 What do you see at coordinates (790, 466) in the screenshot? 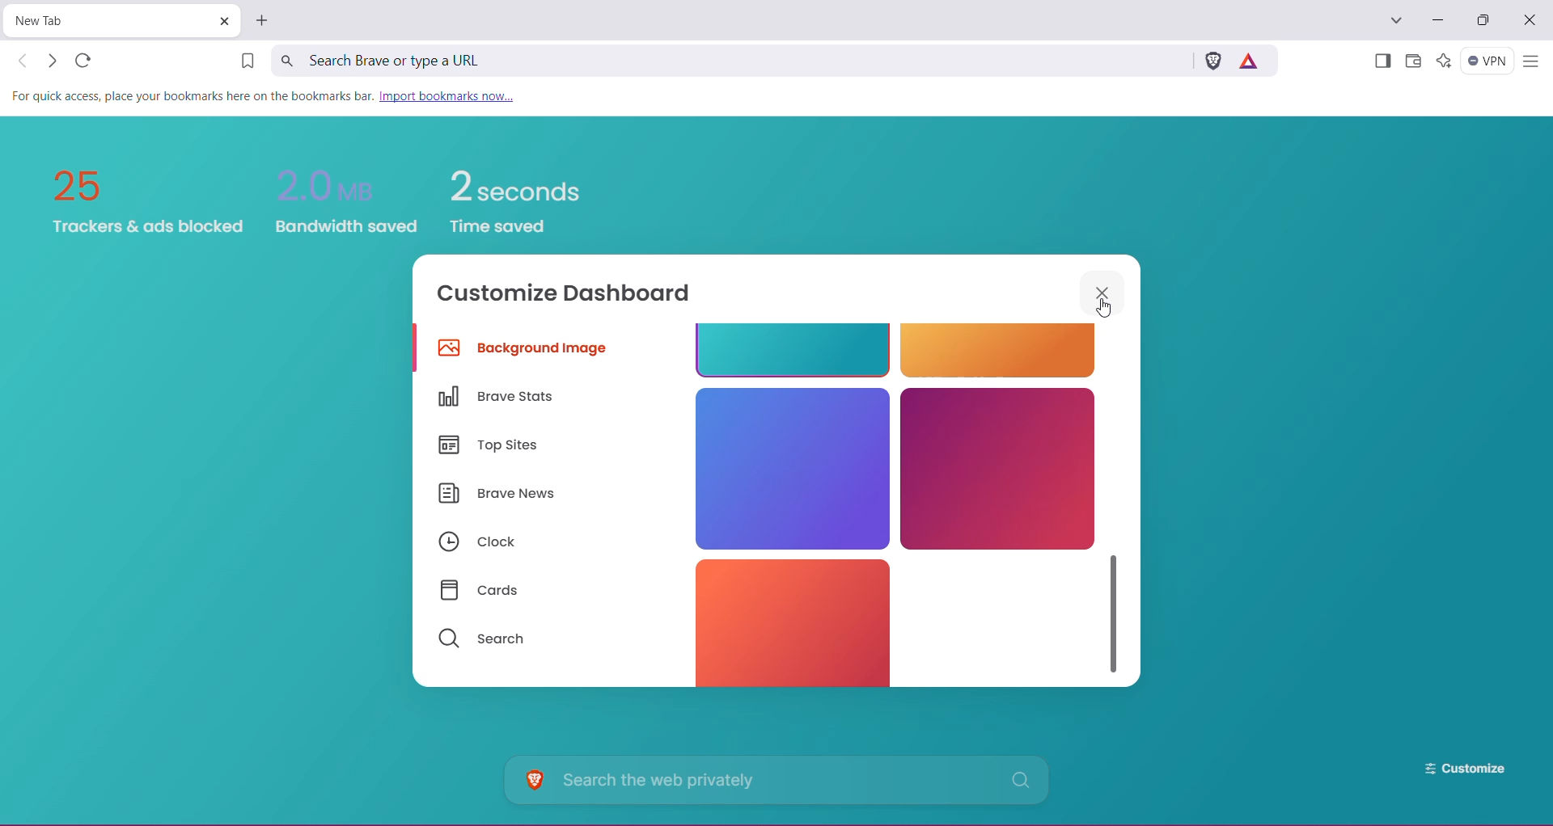
I see `color 1 #5b71de` at bounding box center [790, 466].